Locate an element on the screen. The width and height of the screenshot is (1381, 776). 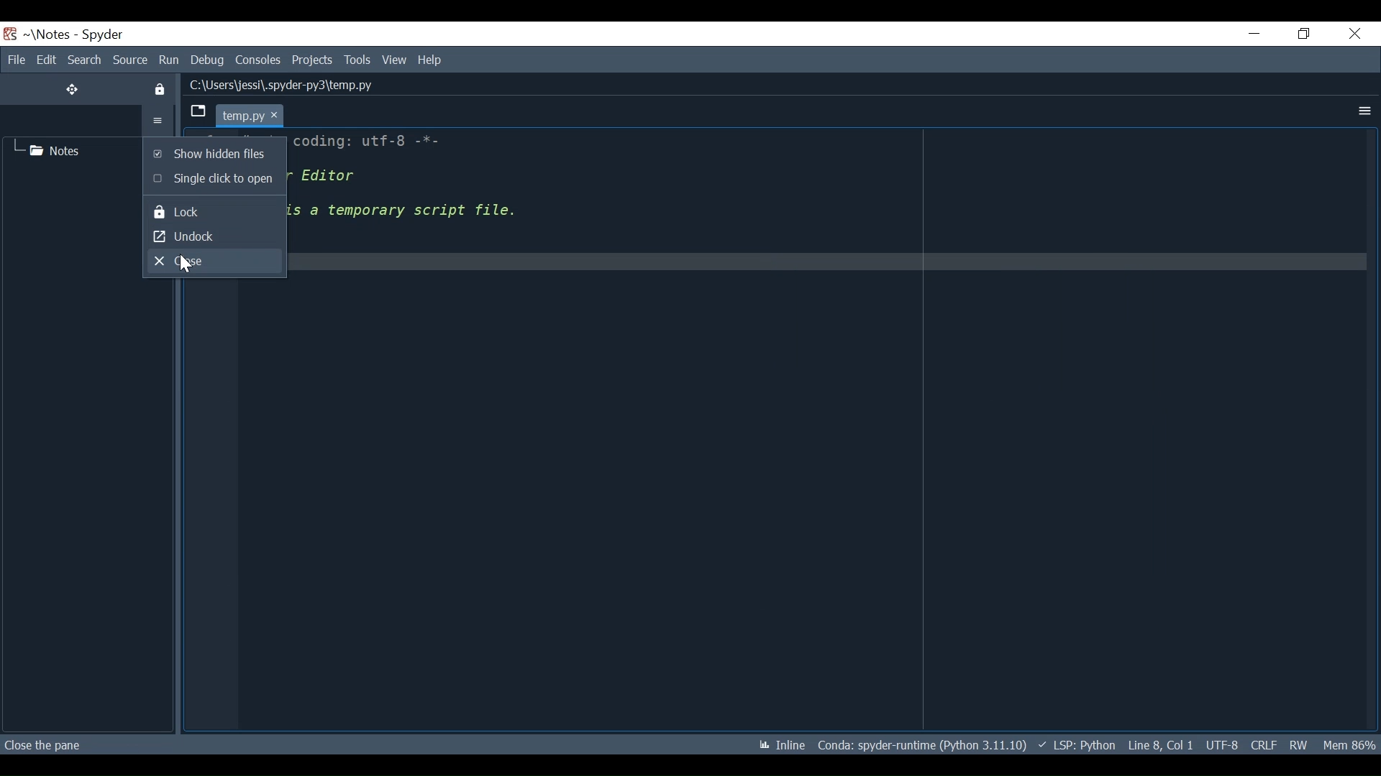
Cursor is located at coordinates (184, 264).